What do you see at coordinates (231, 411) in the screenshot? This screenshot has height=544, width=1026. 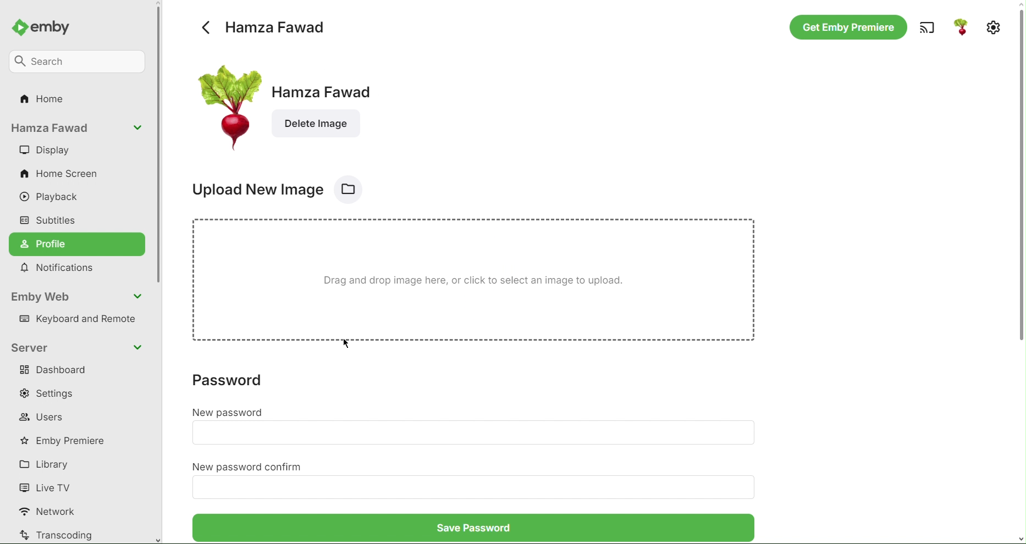 I see `New Password` at bounding box center [231, 411].